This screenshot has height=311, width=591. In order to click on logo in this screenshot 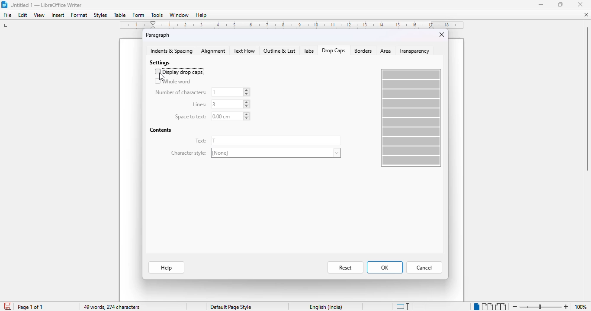, I will do `click(4, 5)`.